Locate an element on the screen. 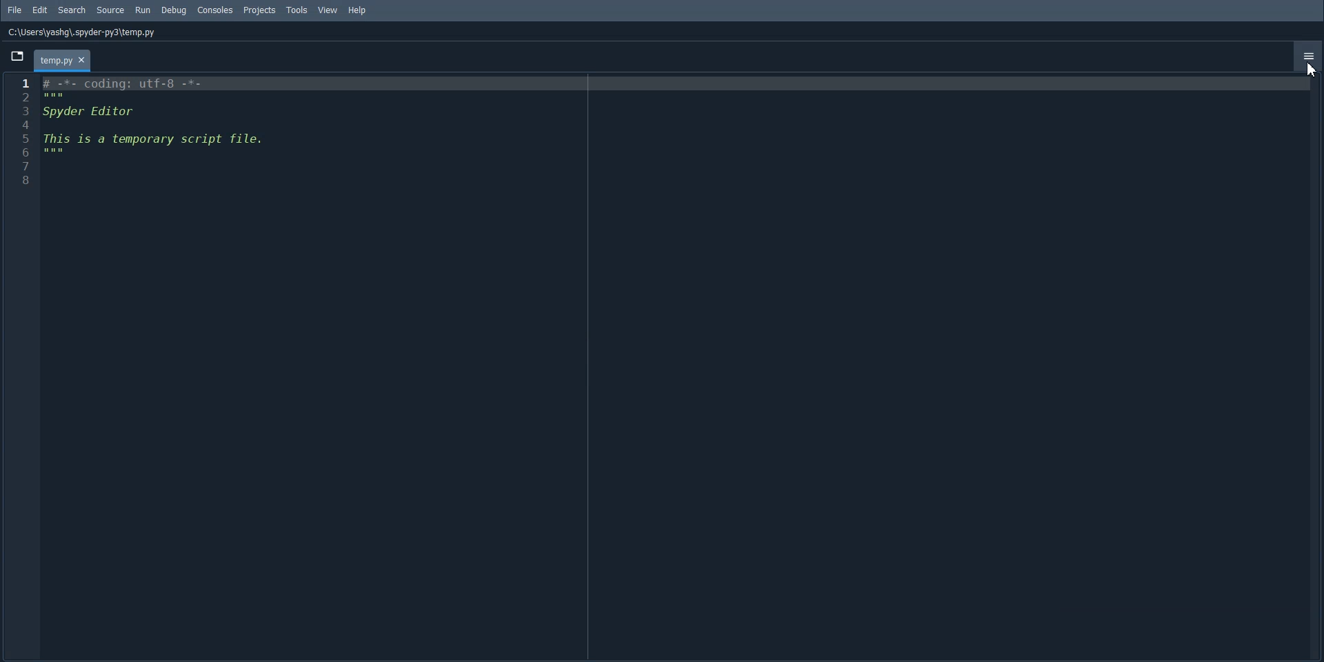 This screenshot has width=1324, height=662. Projects is located at coordinates (259, 10).